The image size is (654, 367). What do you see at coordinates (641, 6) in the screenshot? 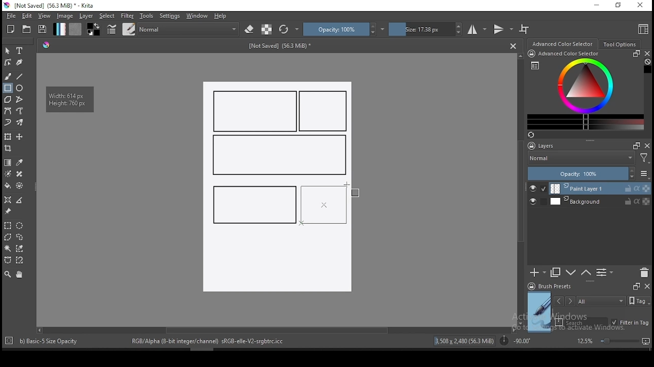
I see ` close window` at bounding box center [641, 6].